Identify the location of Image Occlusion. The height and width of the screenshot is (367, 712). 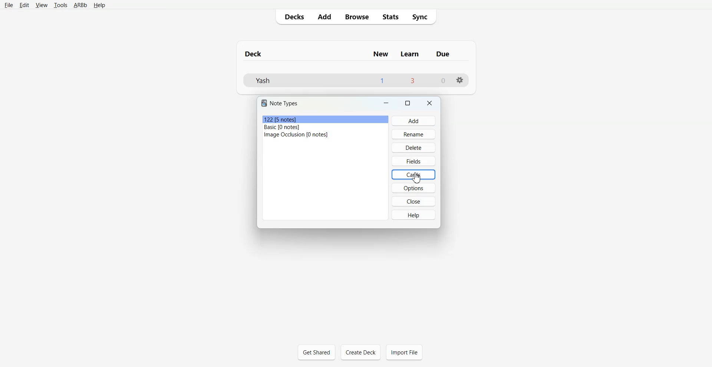
(324, 135).